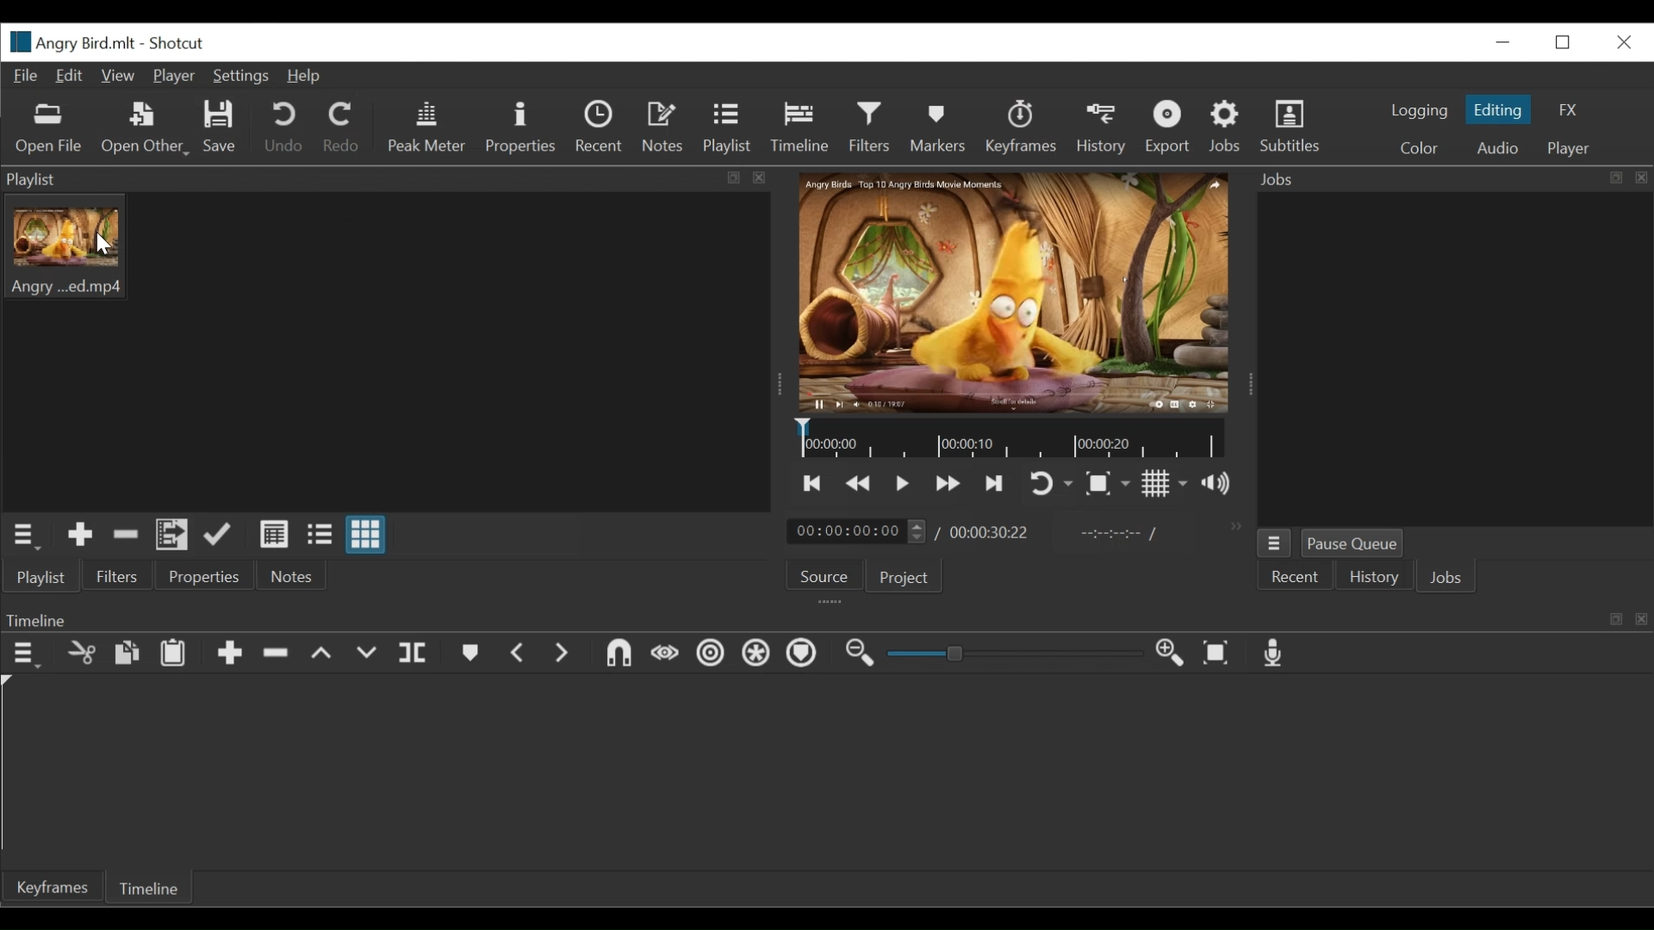  Describe the element at coordinates (1022, 127) in the screenshot. I see `Keyframes` at that location.